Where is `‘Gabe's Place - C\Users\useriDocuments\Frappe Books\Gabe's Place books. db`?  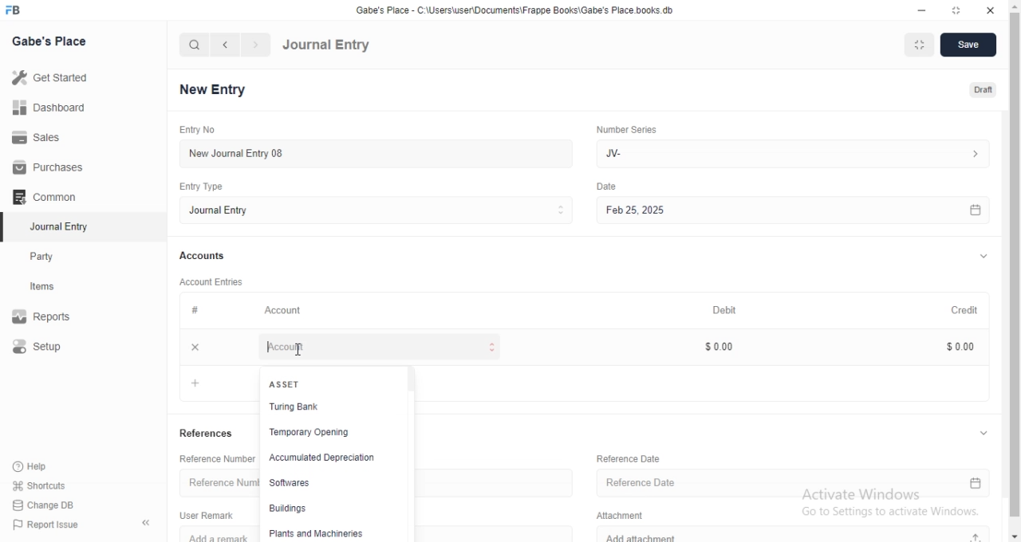
‘Gabe's Place - C\Users\useriDocuments\Frappe Books\Gabe's Place books. db is located at coordinates (518, 8).